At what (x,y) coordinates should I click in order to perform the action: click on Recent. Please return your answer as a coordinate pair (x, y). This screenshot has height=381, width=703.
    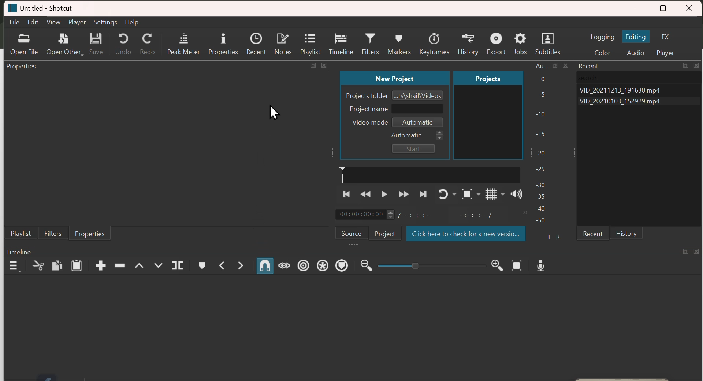
    Looking at the image, I should click on (593, 233).